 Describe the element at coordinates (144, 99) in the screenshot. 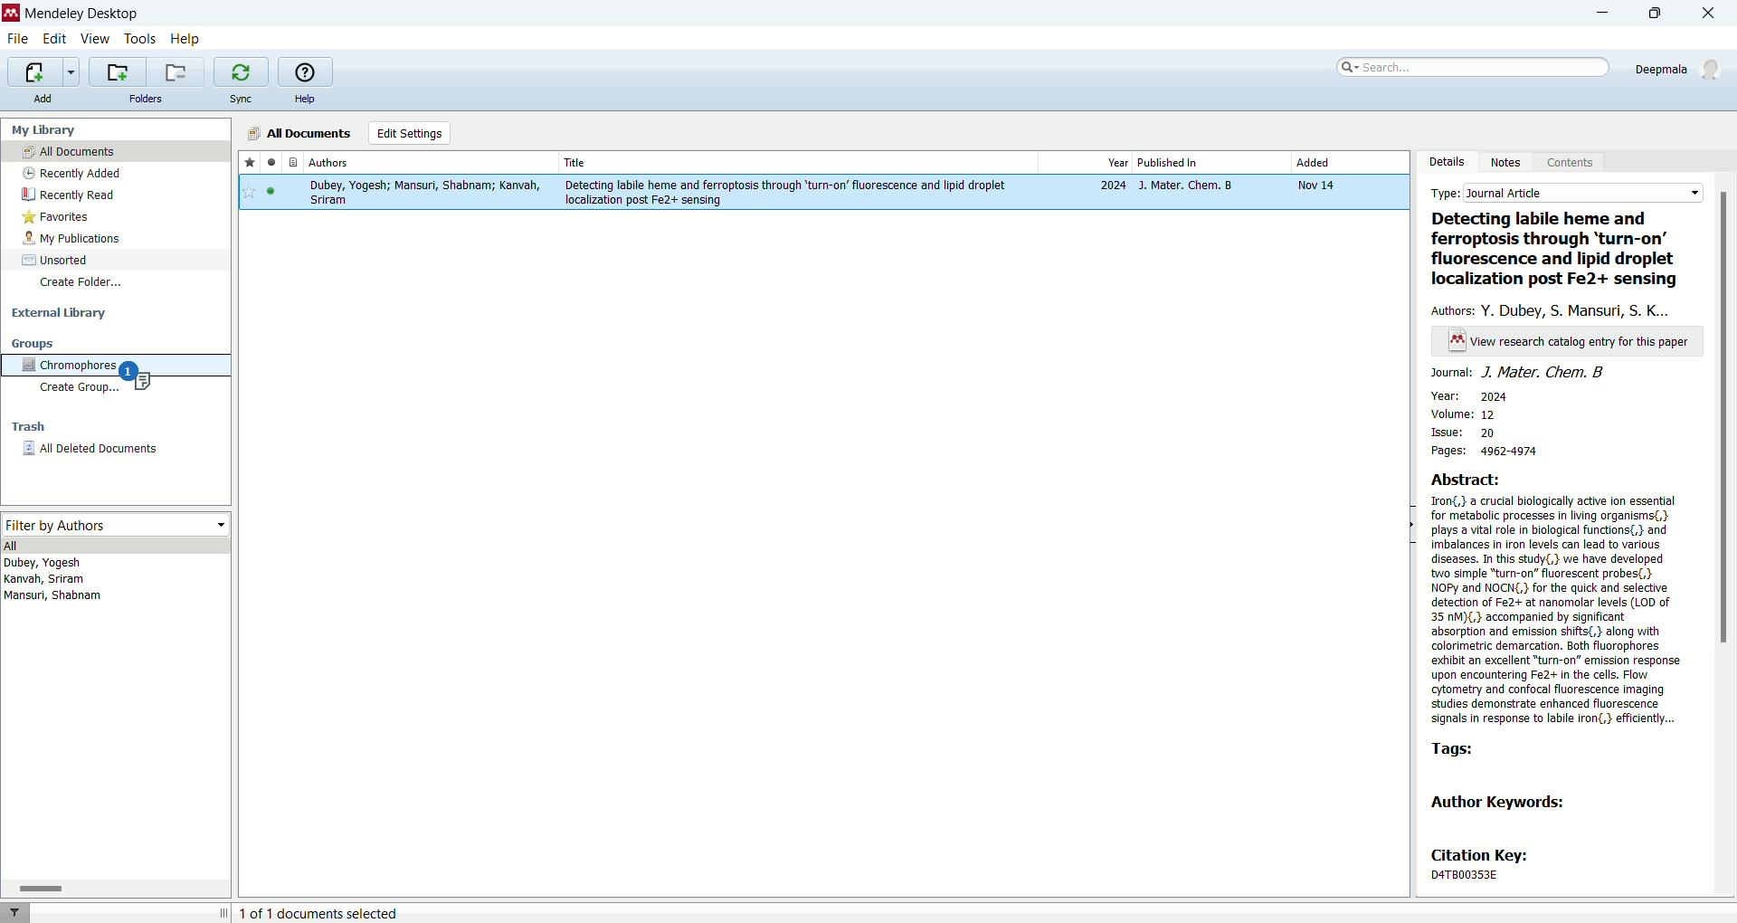

I see `folders` at that location.